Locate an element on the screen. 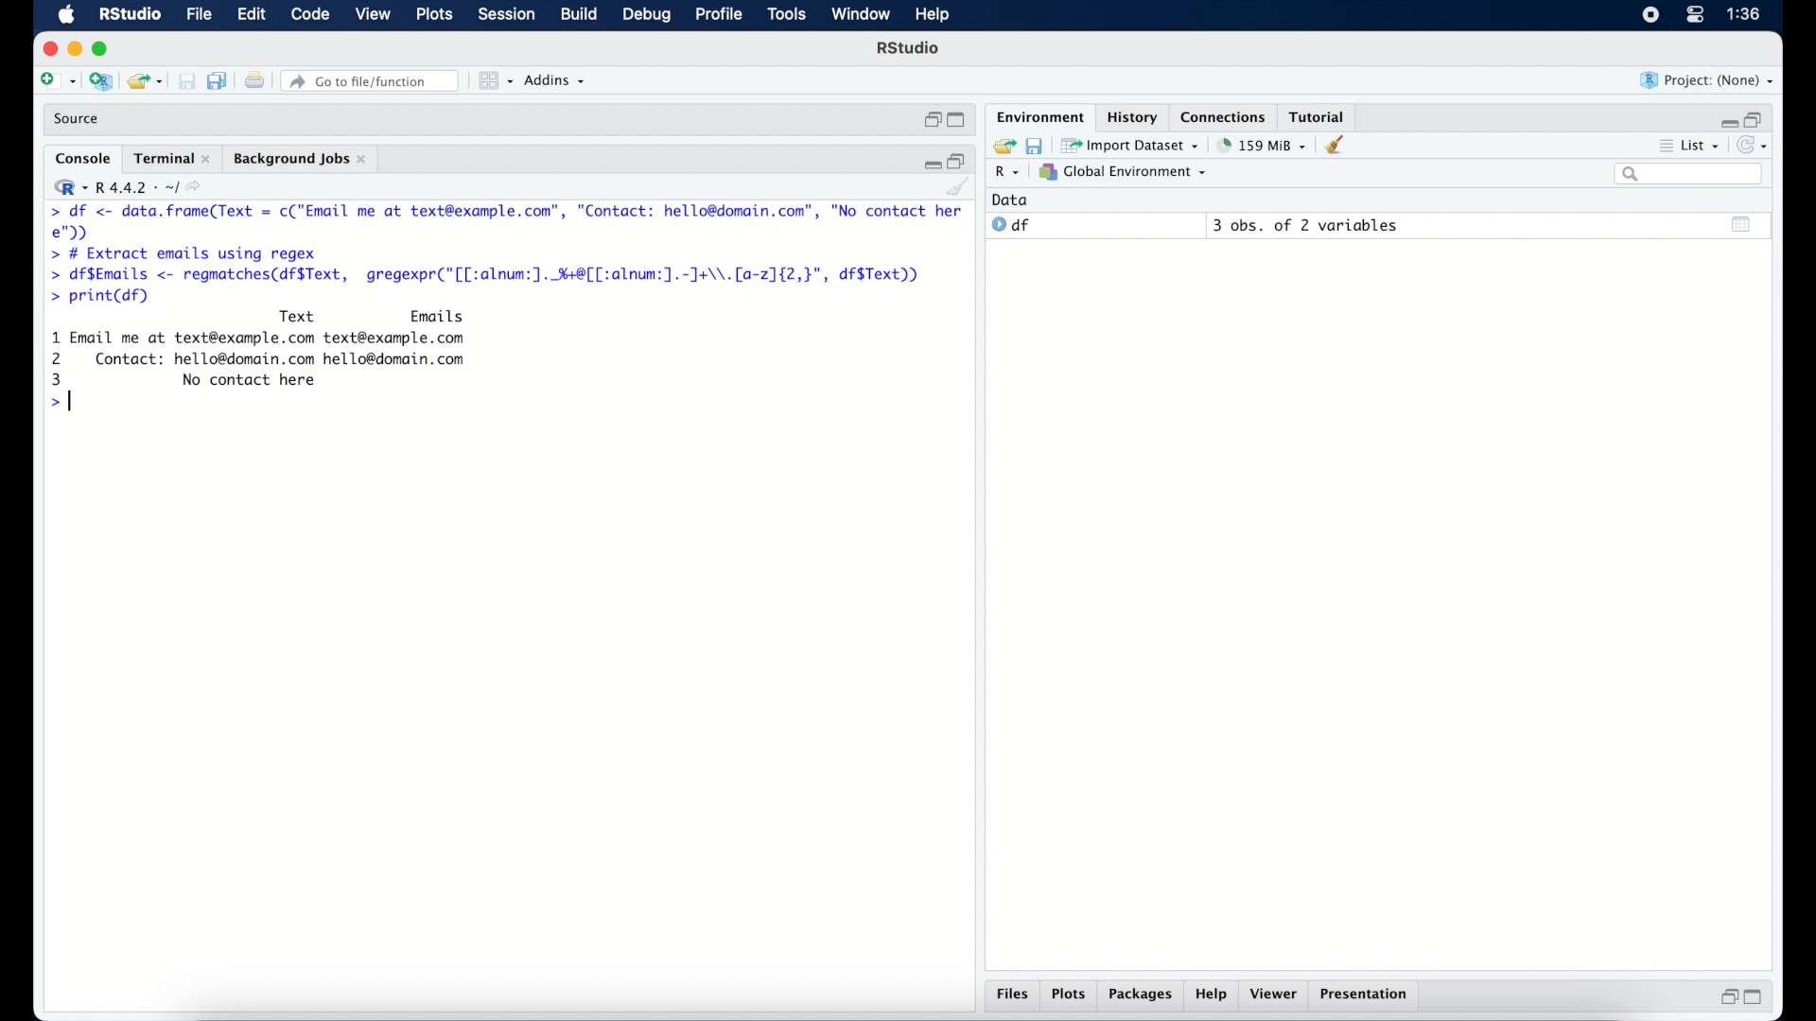  restore down is located at coordinates (1727, 999).